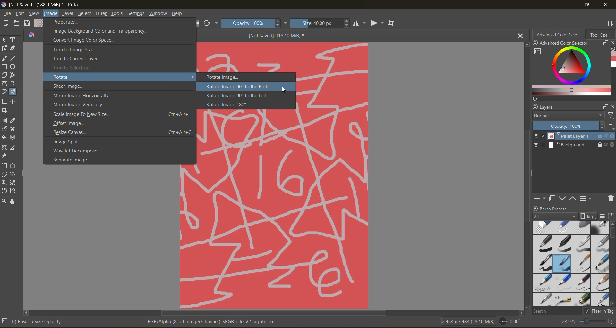  I want to click on create, so click(4, 23).